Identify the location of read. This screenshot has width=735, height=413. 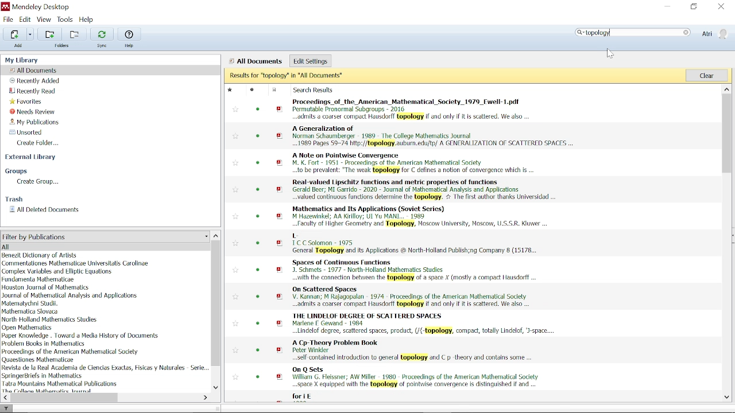
(258, 217).